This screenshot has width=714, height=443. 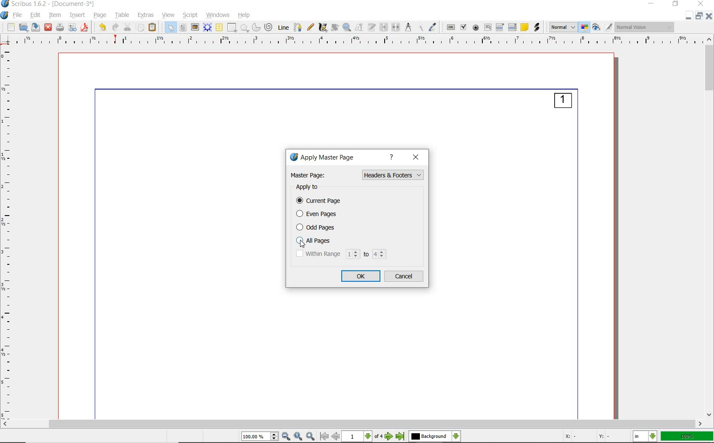 What do you see at coordinates (393, 199) in the screenshot?
I see `page numbers` at bounding box center [393, 199].